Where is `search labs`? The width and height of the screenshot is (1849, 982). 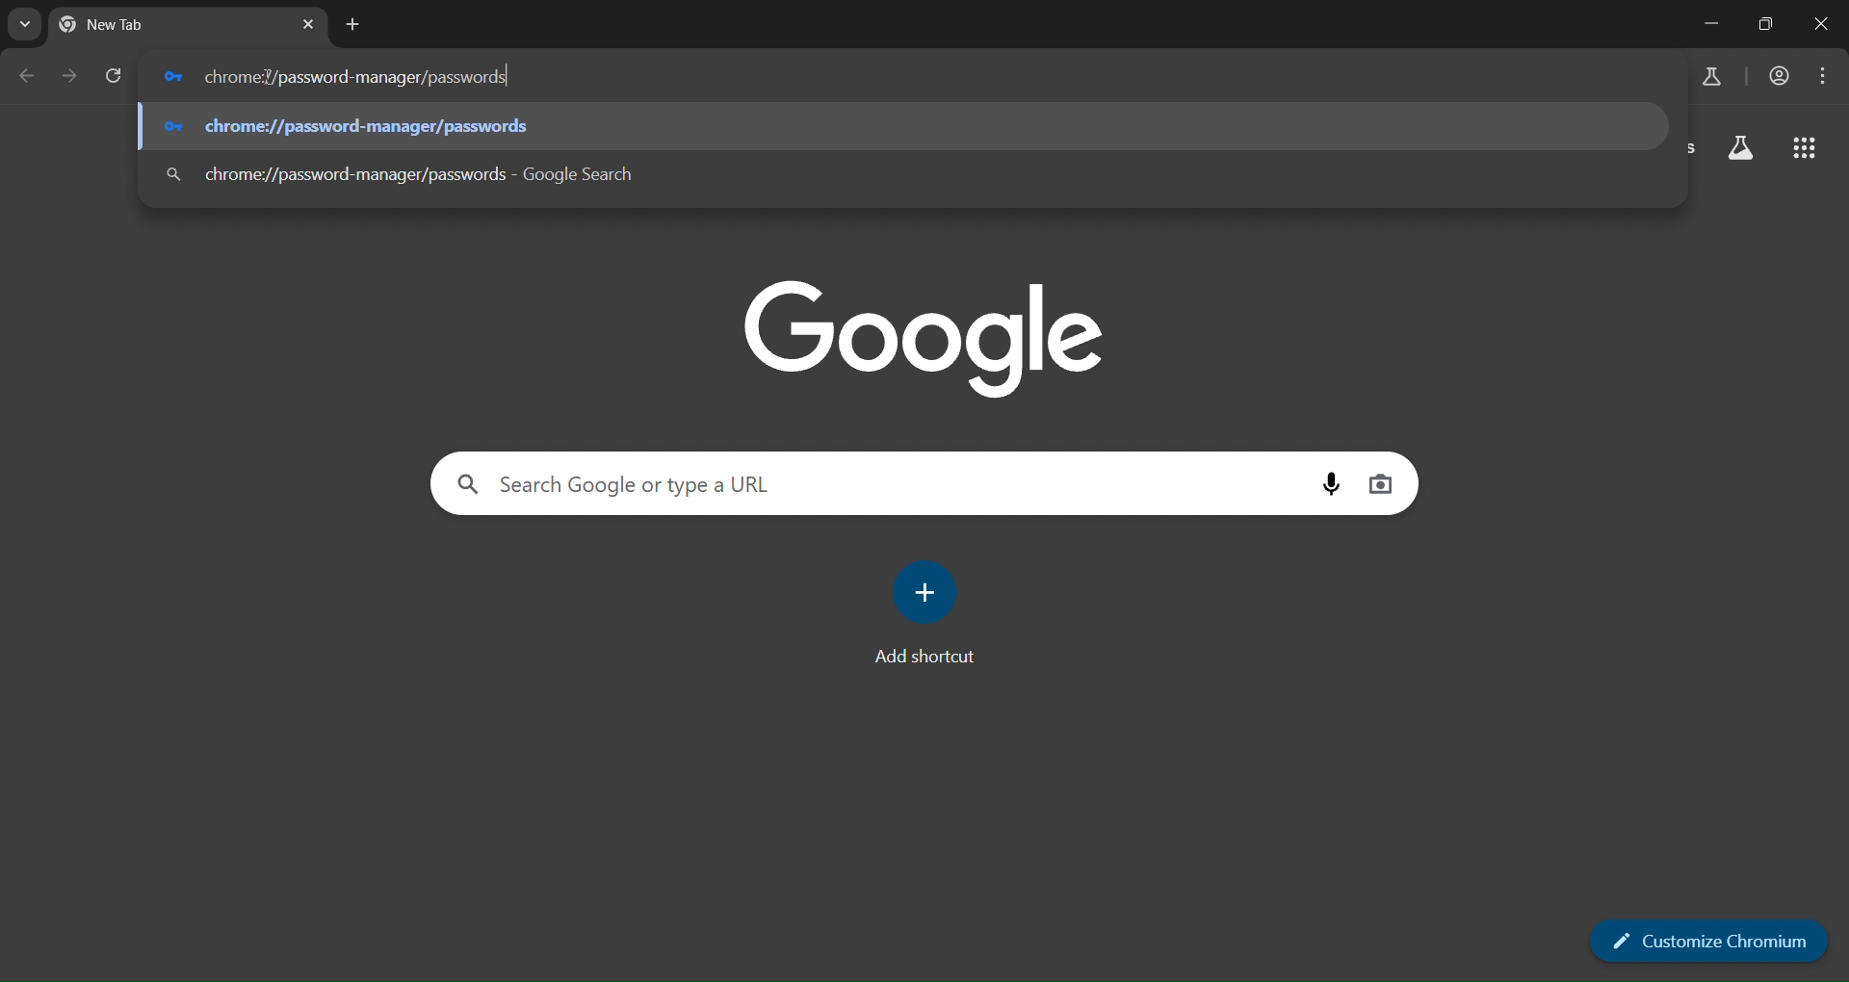 search labs is located at coordinates (1708, 78).